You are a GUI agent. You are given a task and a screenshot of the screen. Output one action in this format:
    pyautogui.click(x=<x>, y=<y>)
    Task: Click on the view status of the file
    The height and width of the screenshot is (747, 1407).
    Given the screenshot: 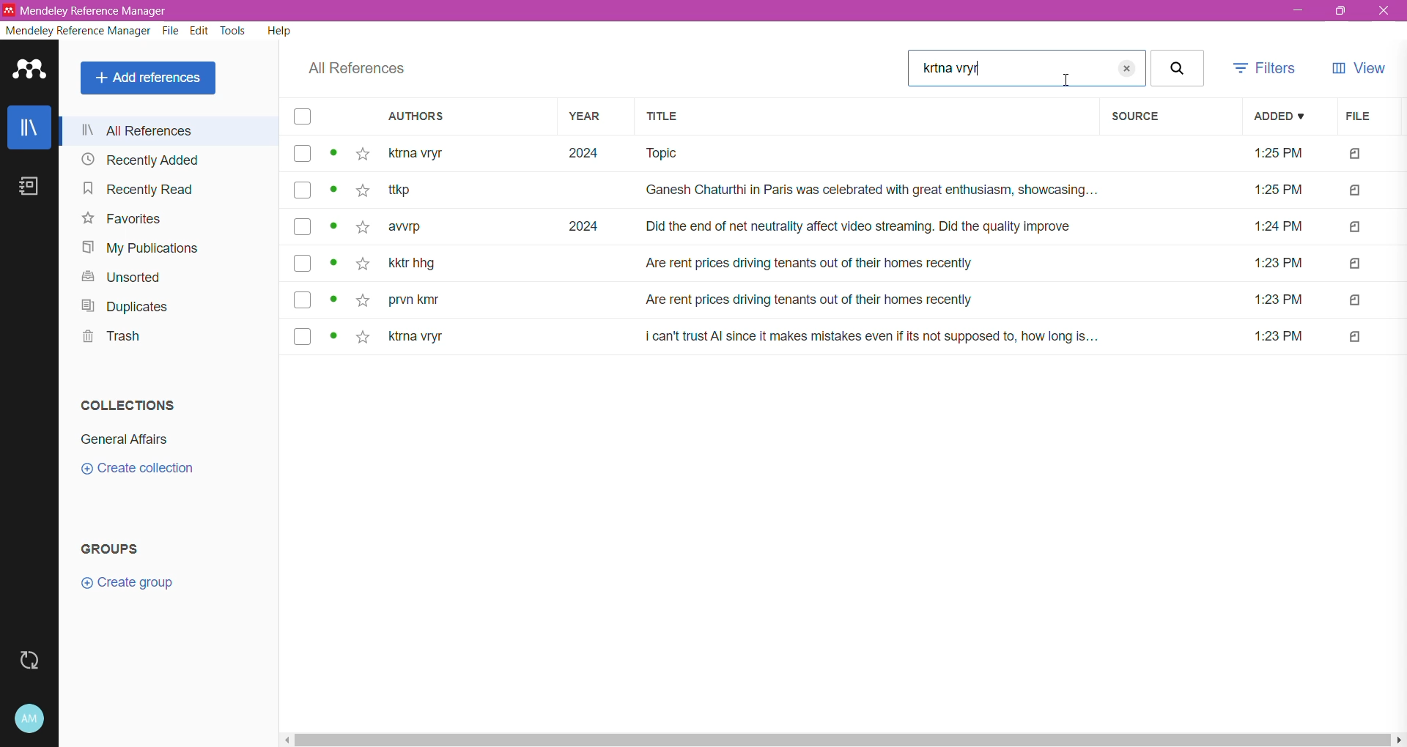 What is the action you would take?
    pyautogui.click(x=334, y=338)
    